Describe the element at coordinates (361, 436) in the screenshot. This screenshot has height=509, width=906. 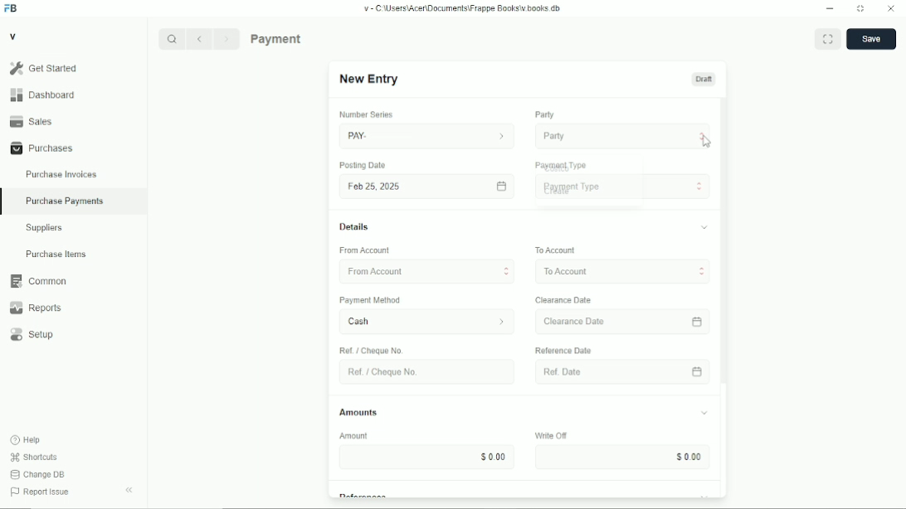
I see `Amount` at that location.